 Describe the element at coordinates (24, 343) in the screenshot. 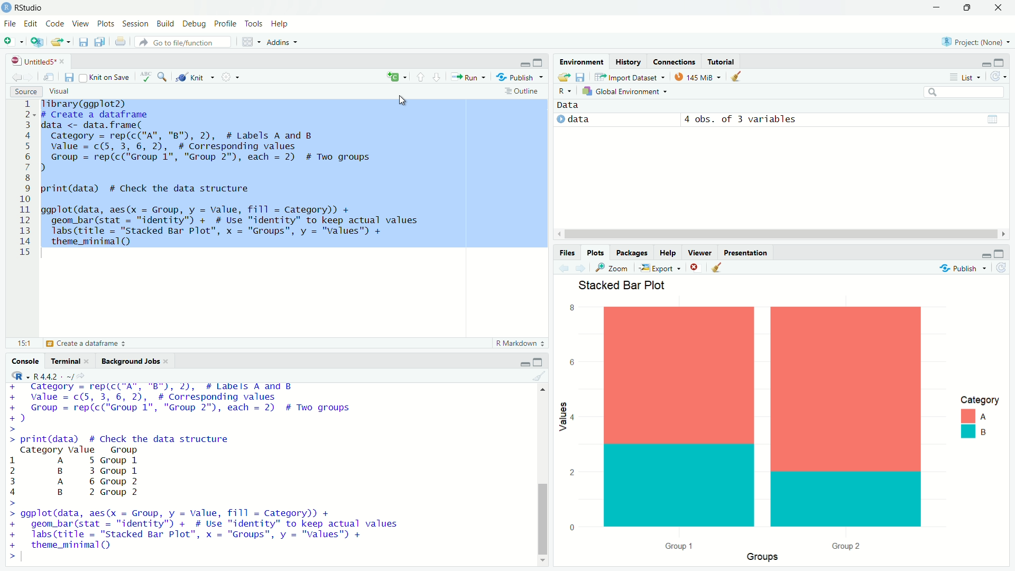

I see `15:1` at that location.